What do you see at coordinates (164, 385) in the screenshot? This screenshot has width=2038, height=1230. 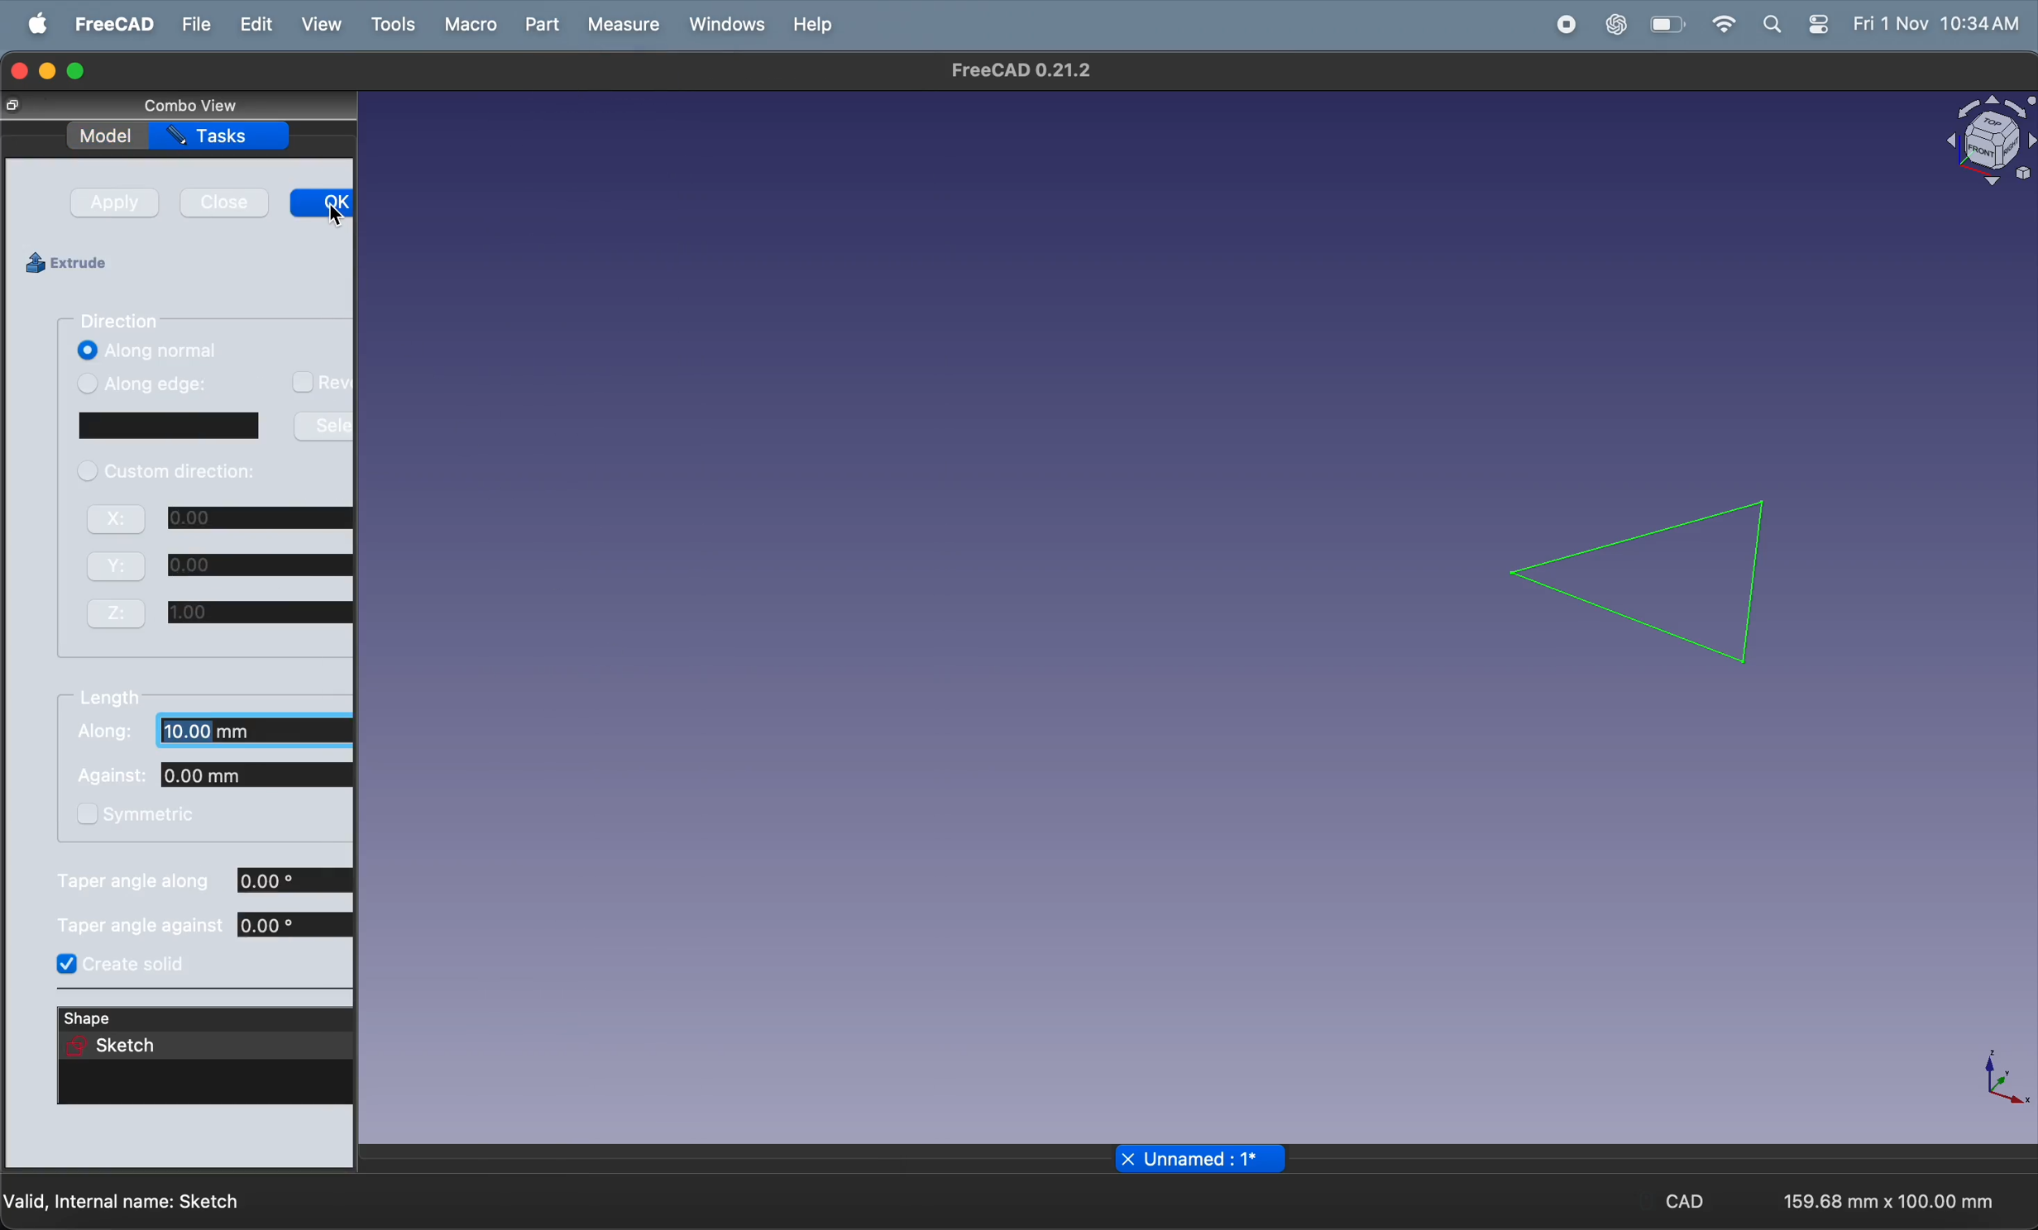 I see `along edge` at bounding box center [164, 385].